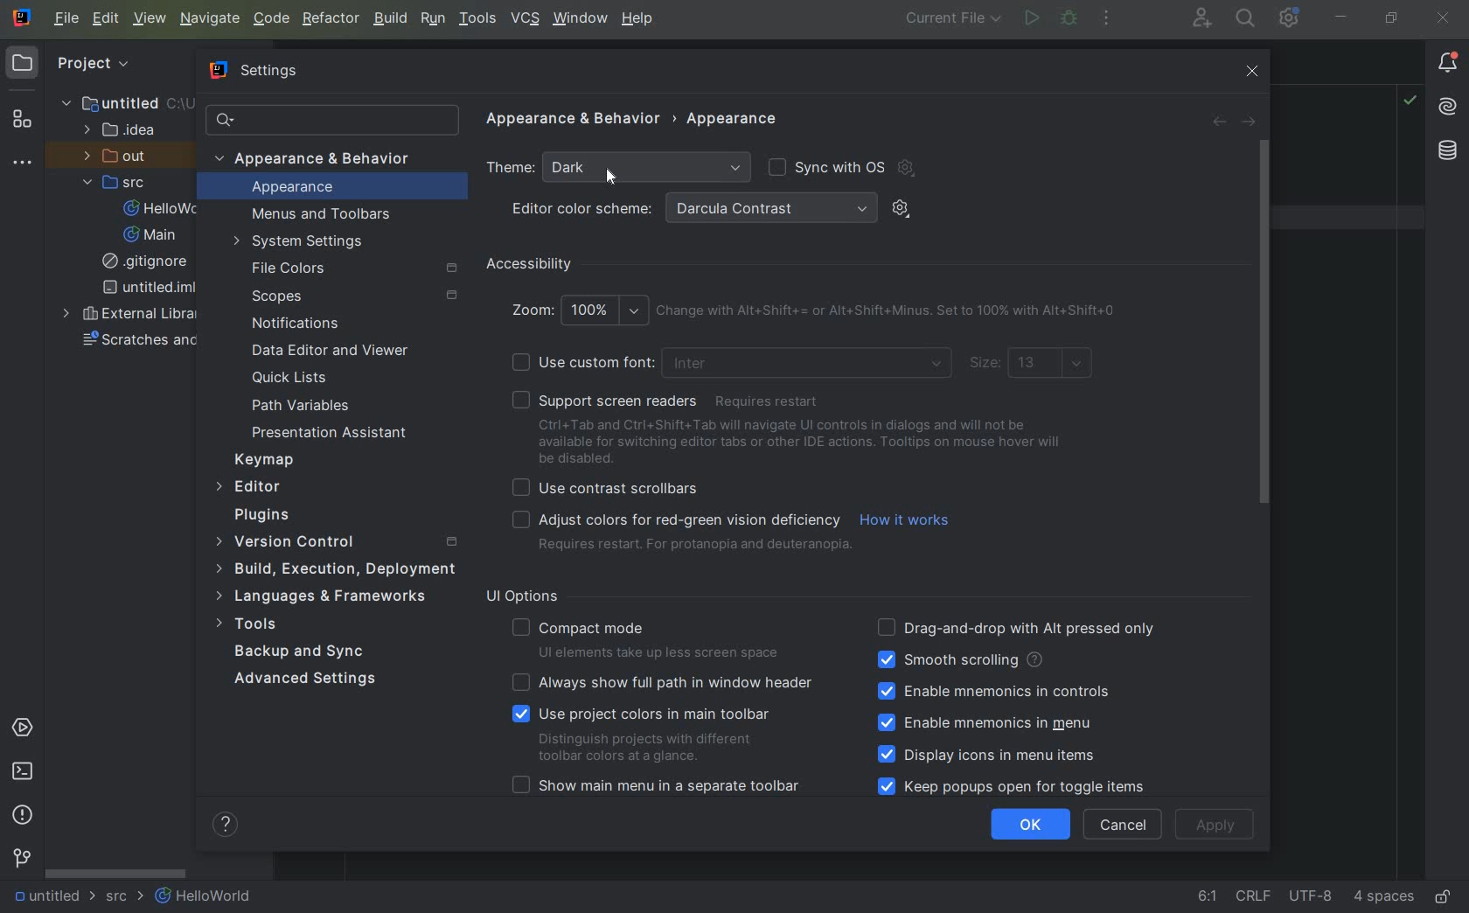 The height and width of the screenshot is (913, 1469). I want to click on APPEARANCE(selected), so click(341, 188).